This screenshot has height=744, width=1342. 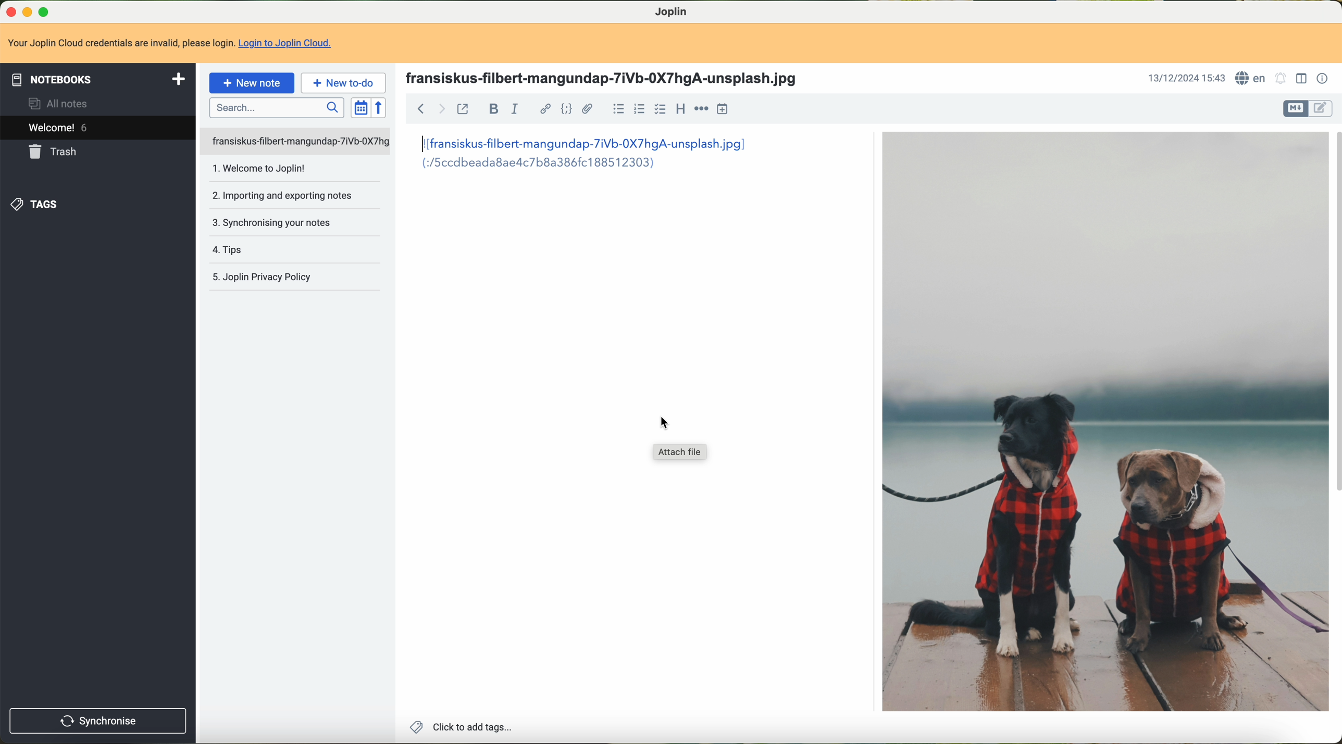 What do you see at coordinates (225, 249) in the screenshot?
I see `tips` at bounding box center [225, 249].